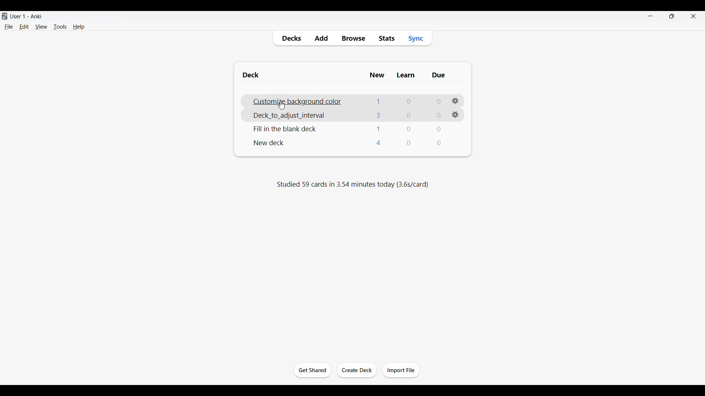  I want to click on Create deck, so click(356, 370).